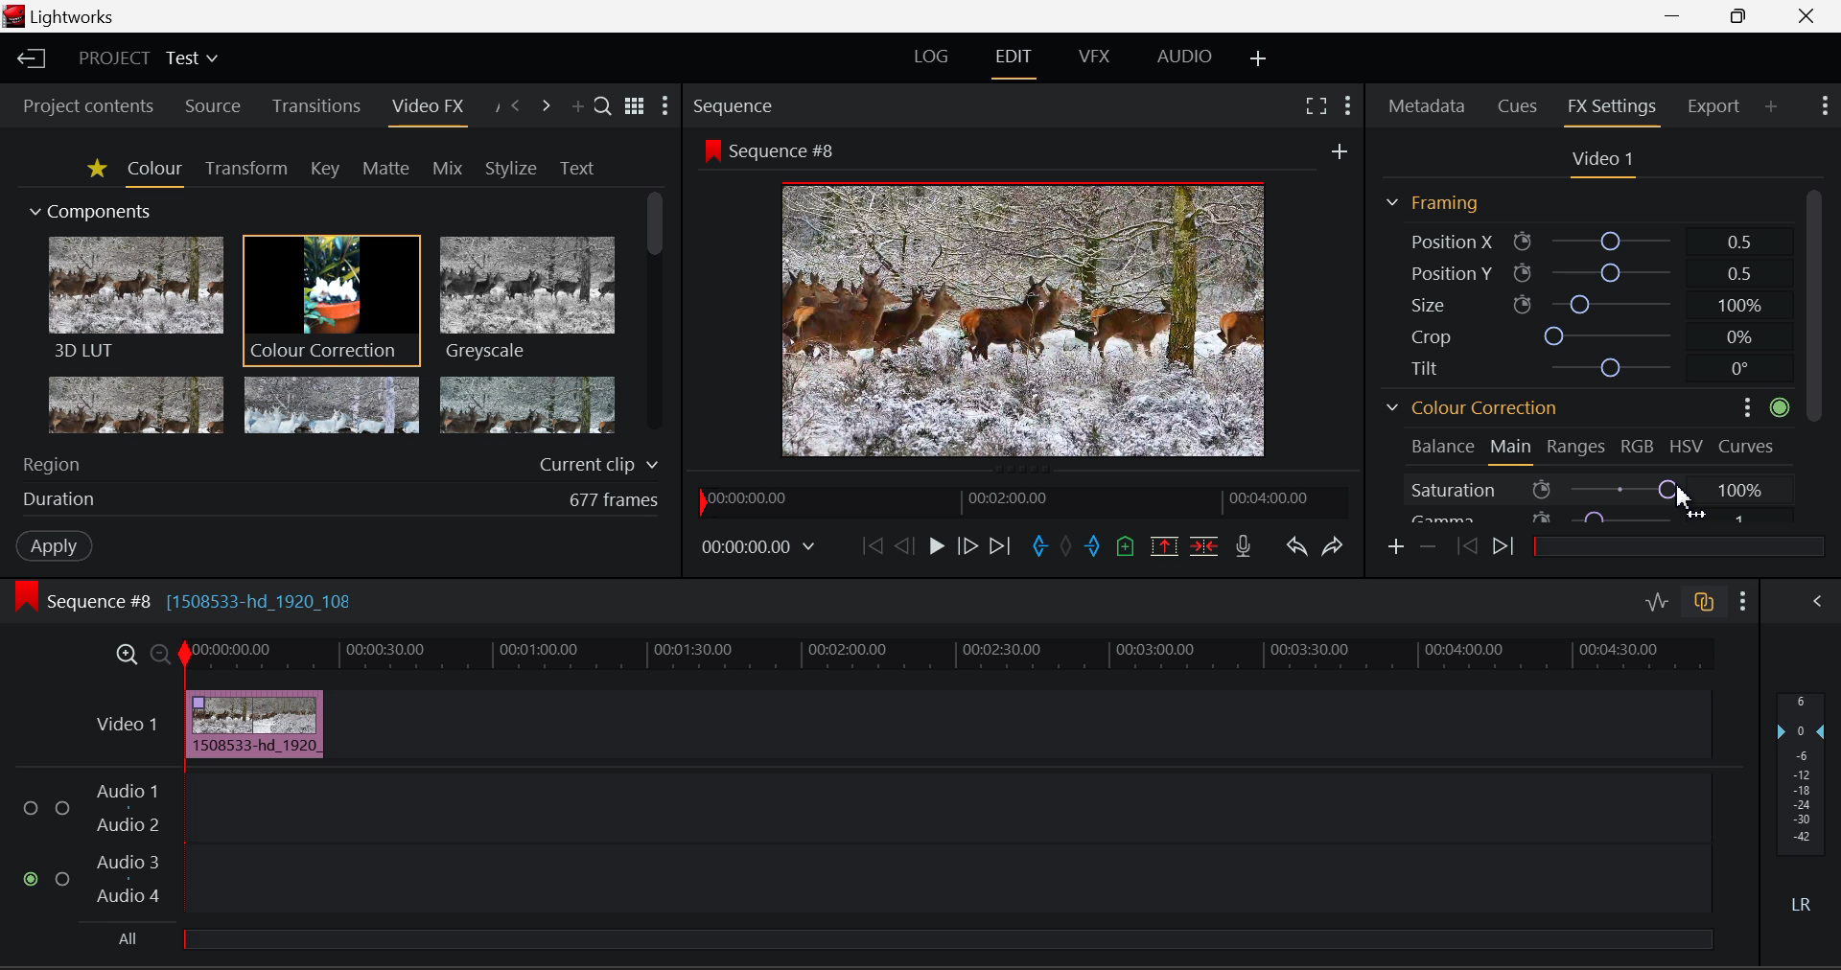 Image resolution: width=1841 pixels, height=970 pixels. Describe the element at coordinates (944, 657) in the screenshot. I see `Project Timeline` at that location.